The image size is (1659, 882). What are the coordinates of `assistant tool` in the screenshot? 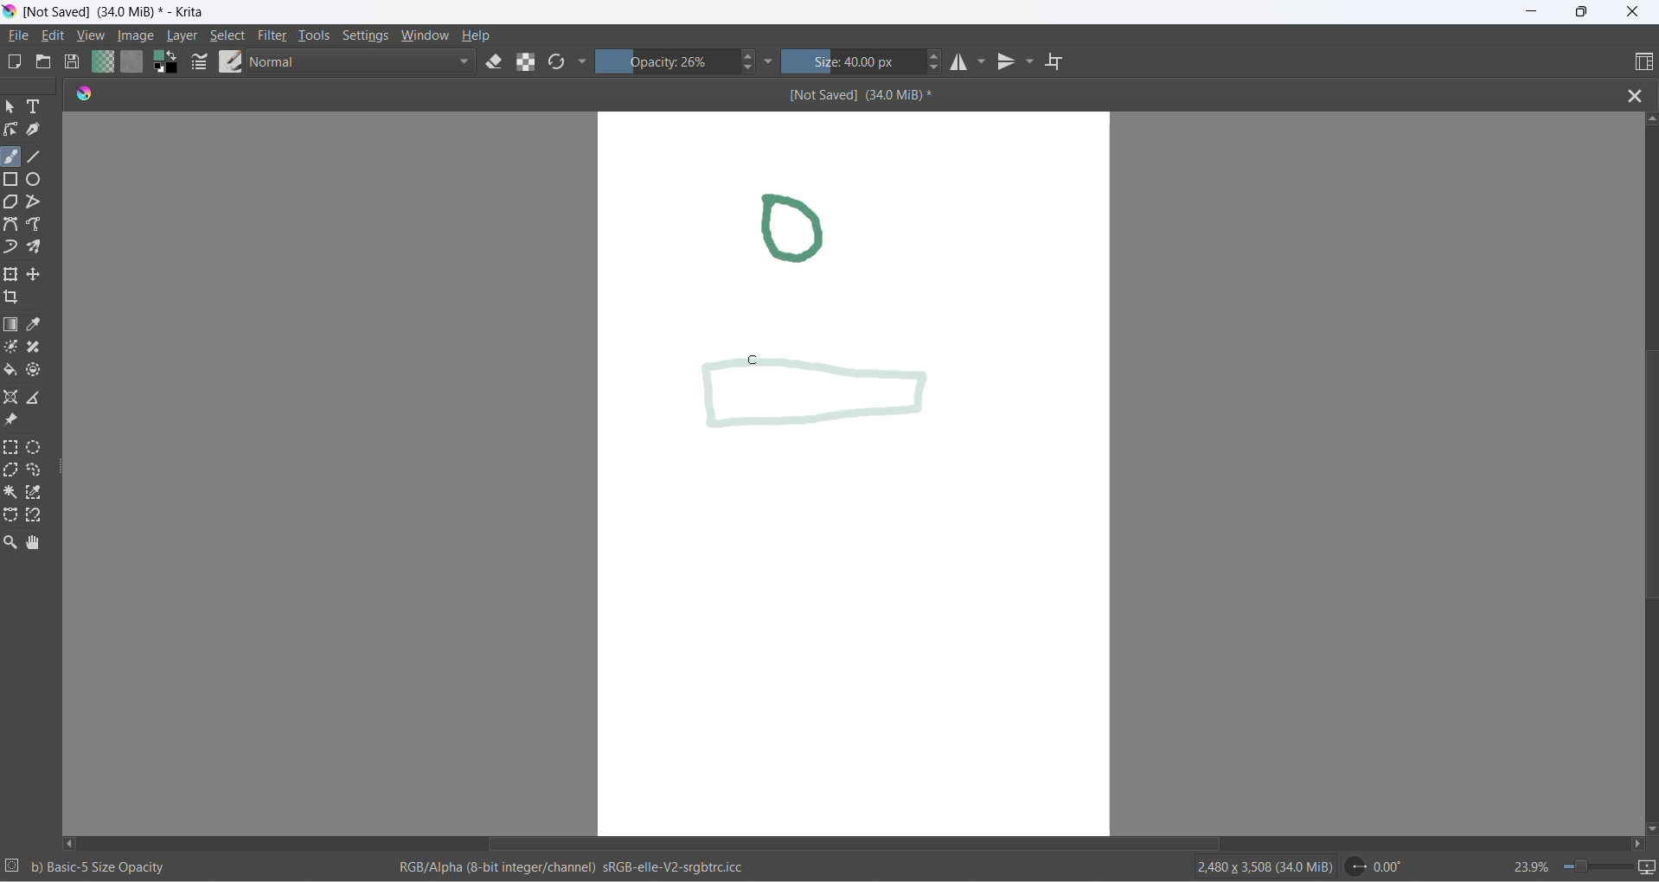 It's located at (13, 397).